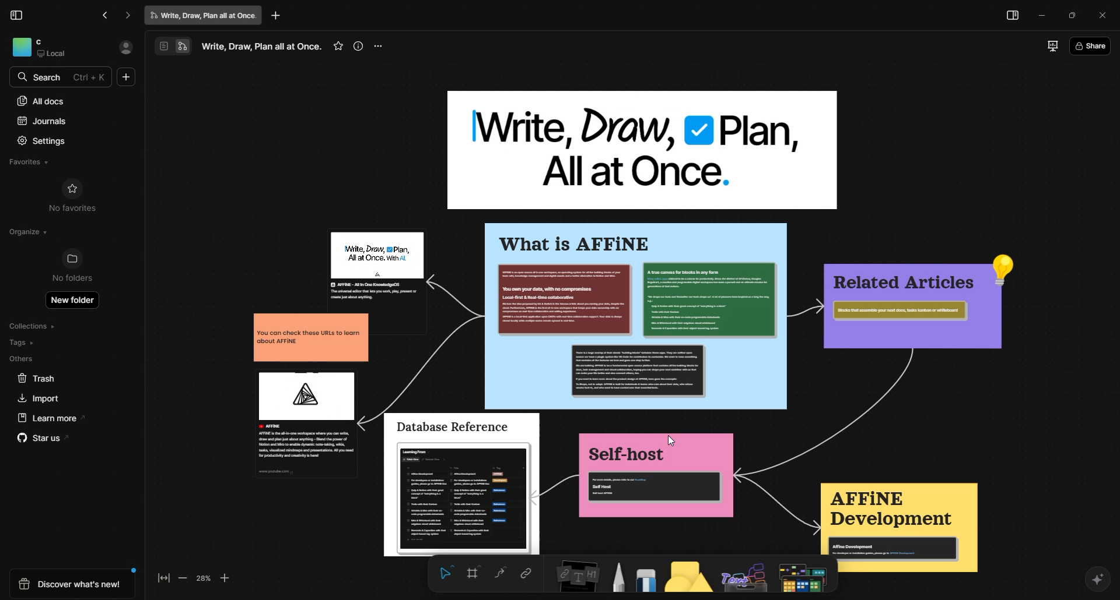 This screenshot has width=1120, height=600. What do you see at coordinates (615, 577) in the screenshot?
I see `Pencil` at bounding box center [615, 577].